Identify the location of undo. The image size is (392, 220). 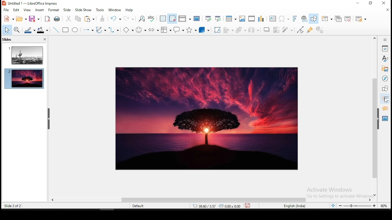
(116, 19).